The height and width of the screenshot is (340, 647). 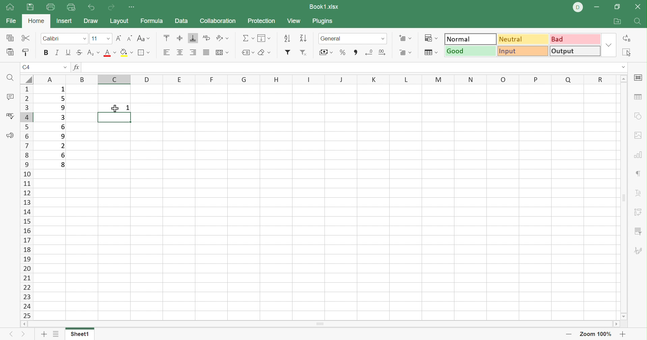 I want to click on Next, so click(x=21, y=335).